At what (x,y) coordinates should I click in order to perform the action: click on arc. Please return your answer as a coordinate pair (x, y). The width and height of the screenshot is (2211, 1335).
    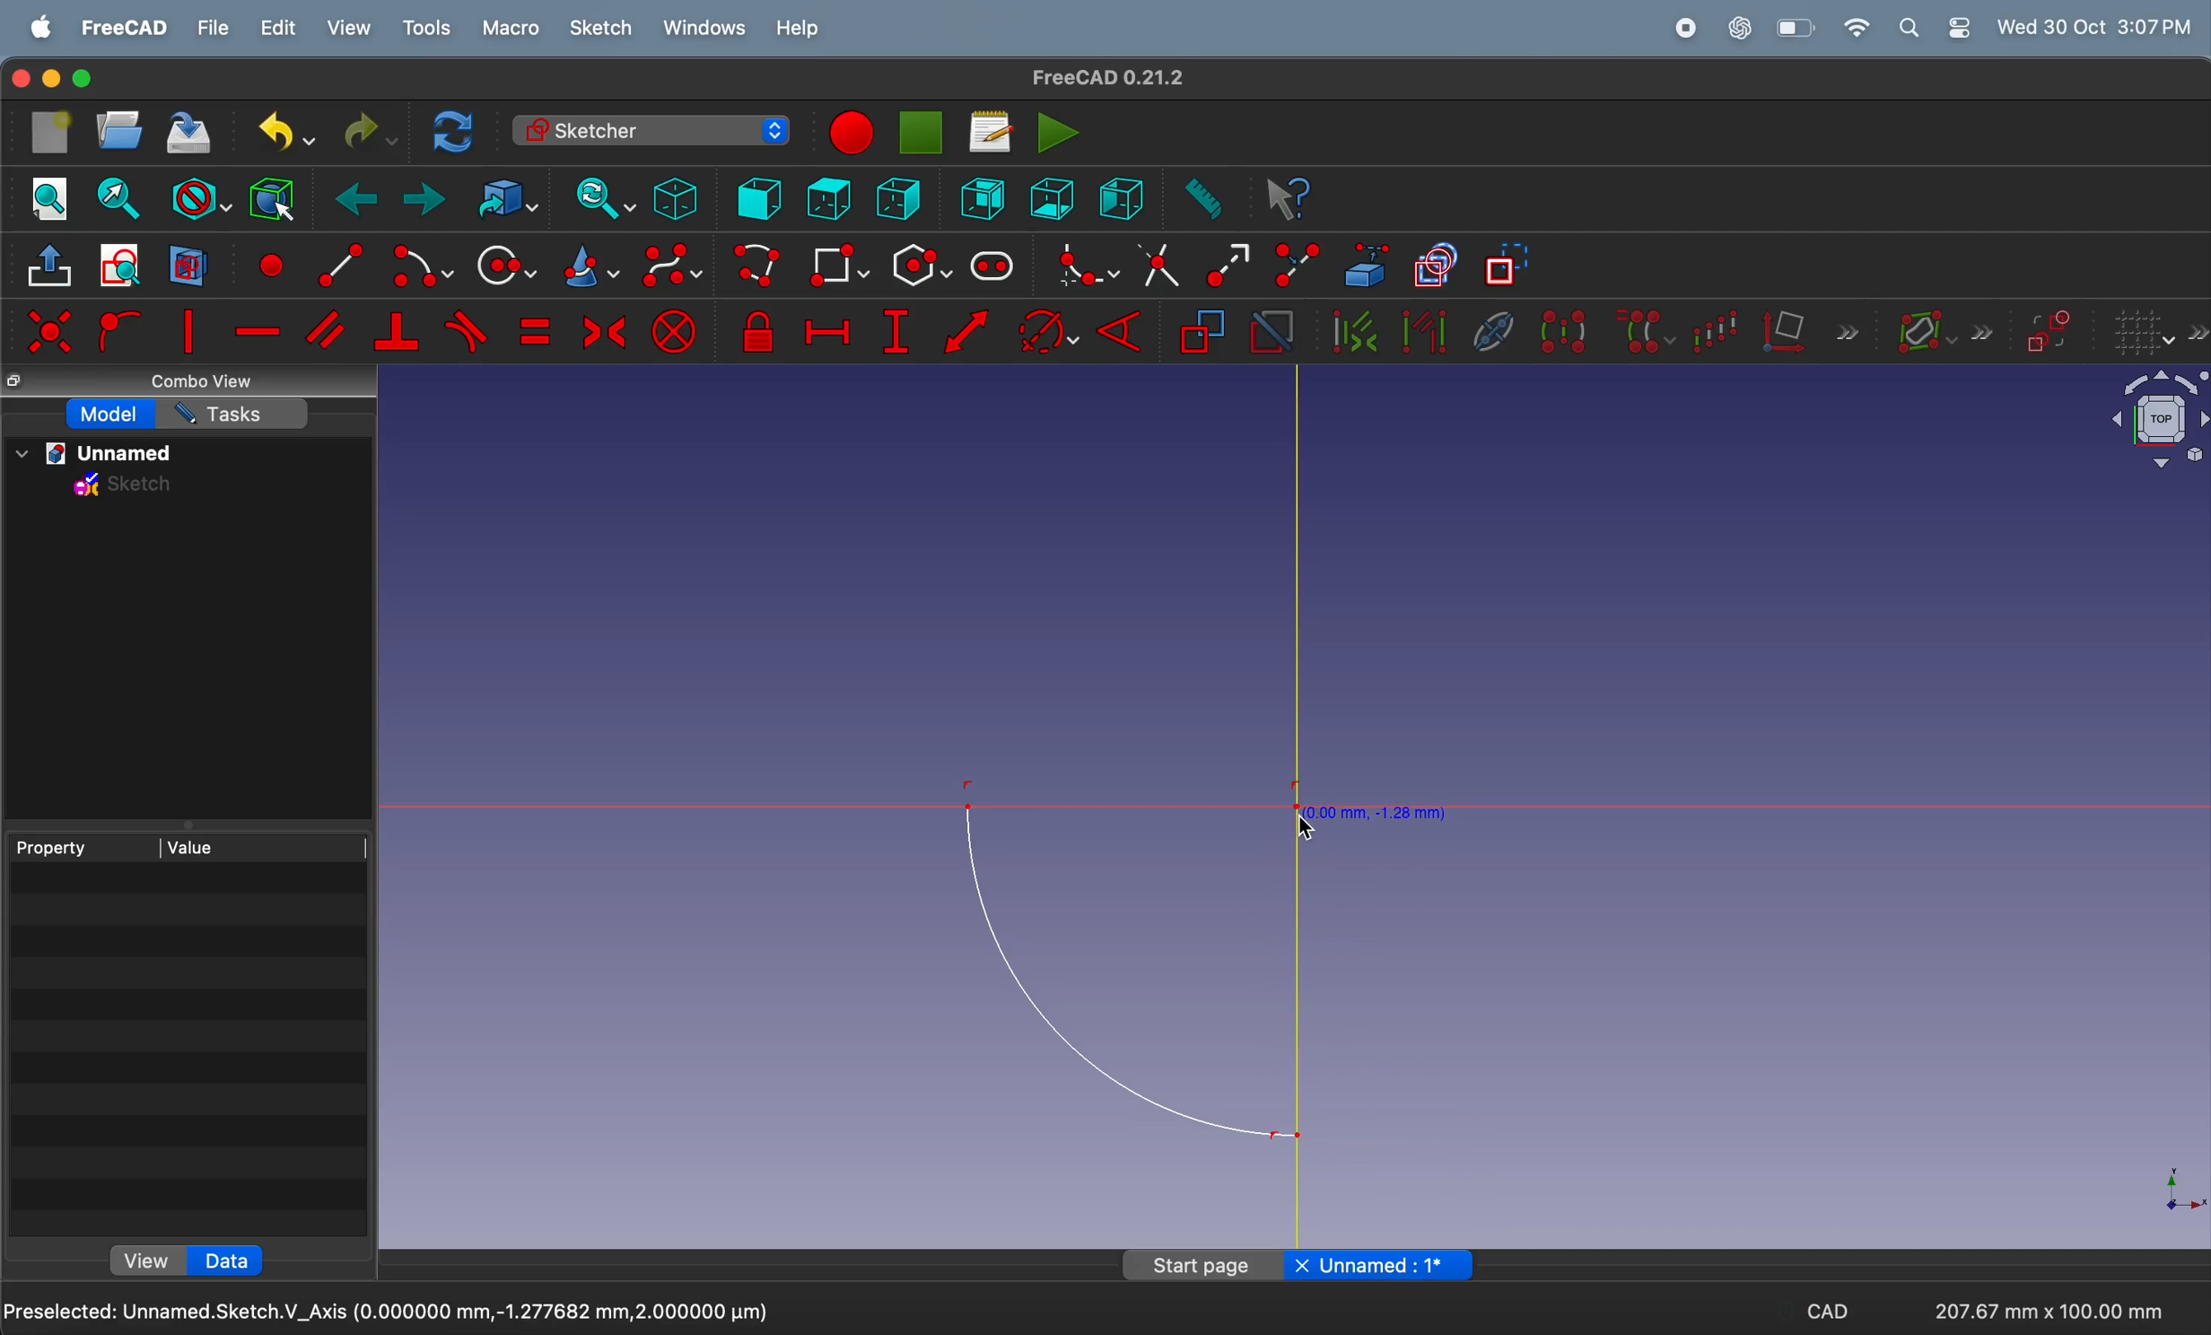
    Looking at the image, I should click on (1129, 972).